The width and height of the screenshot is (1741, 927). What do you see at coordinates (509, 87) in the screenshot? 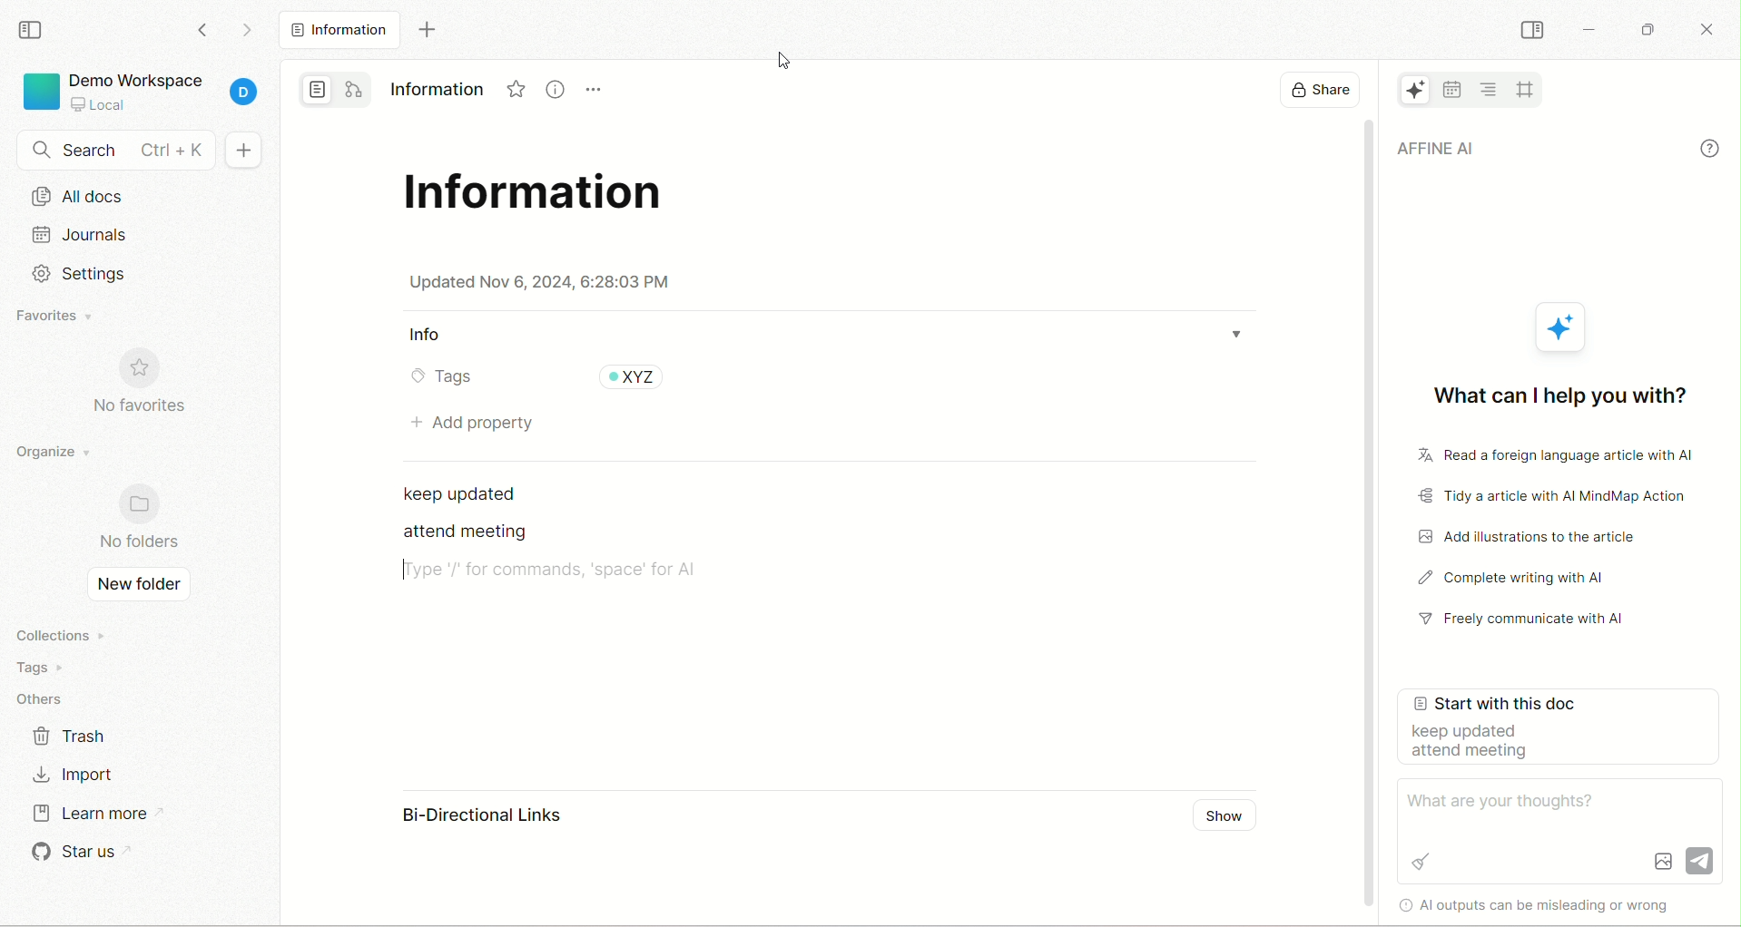
I see `Favorites` at bounding box center [509, 87].